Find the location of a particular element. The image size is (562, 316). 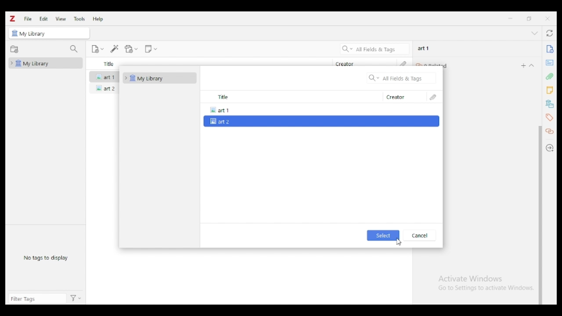

info is located at coordinates (549, 49).